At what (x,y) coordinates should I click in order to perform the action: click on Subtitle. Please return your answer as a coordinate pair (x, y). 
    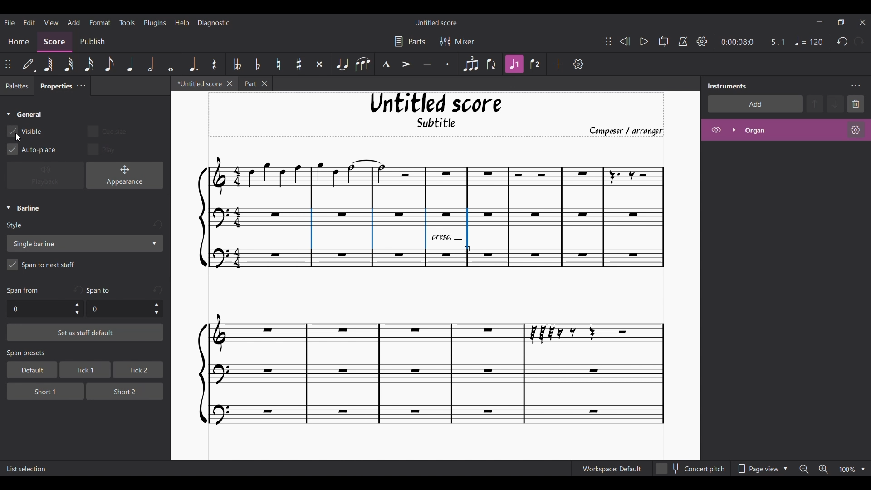
    Looking at the image, I should click on (437, 125).